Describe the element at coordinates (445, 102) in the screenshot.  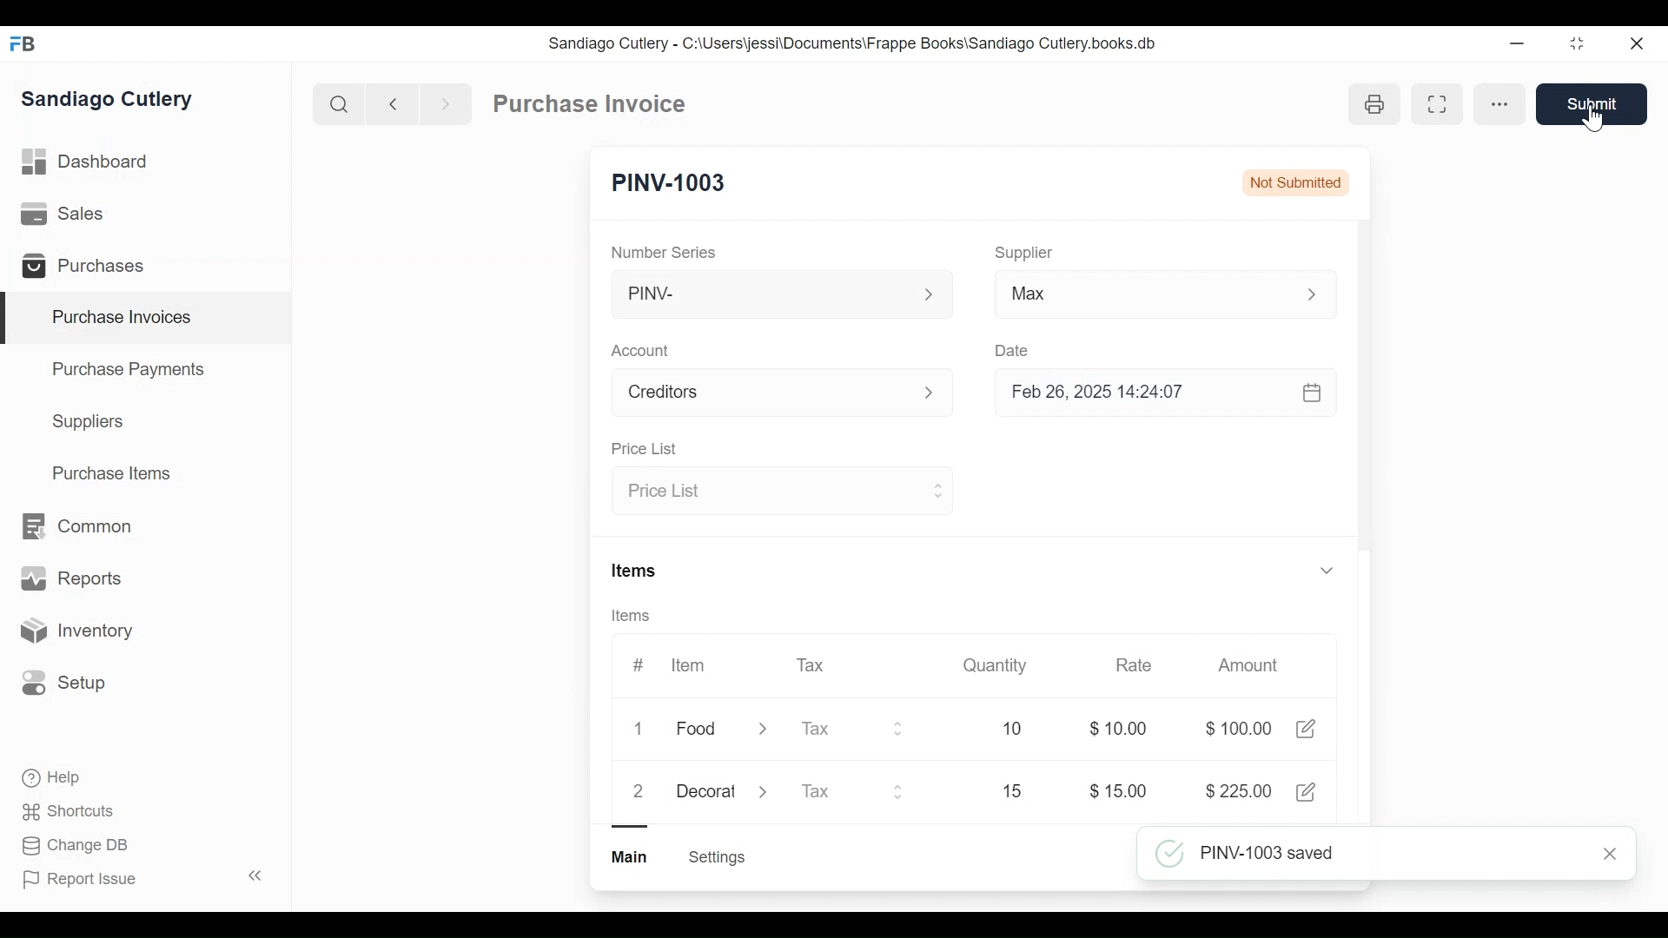
I see `Navigate forward` at that location.